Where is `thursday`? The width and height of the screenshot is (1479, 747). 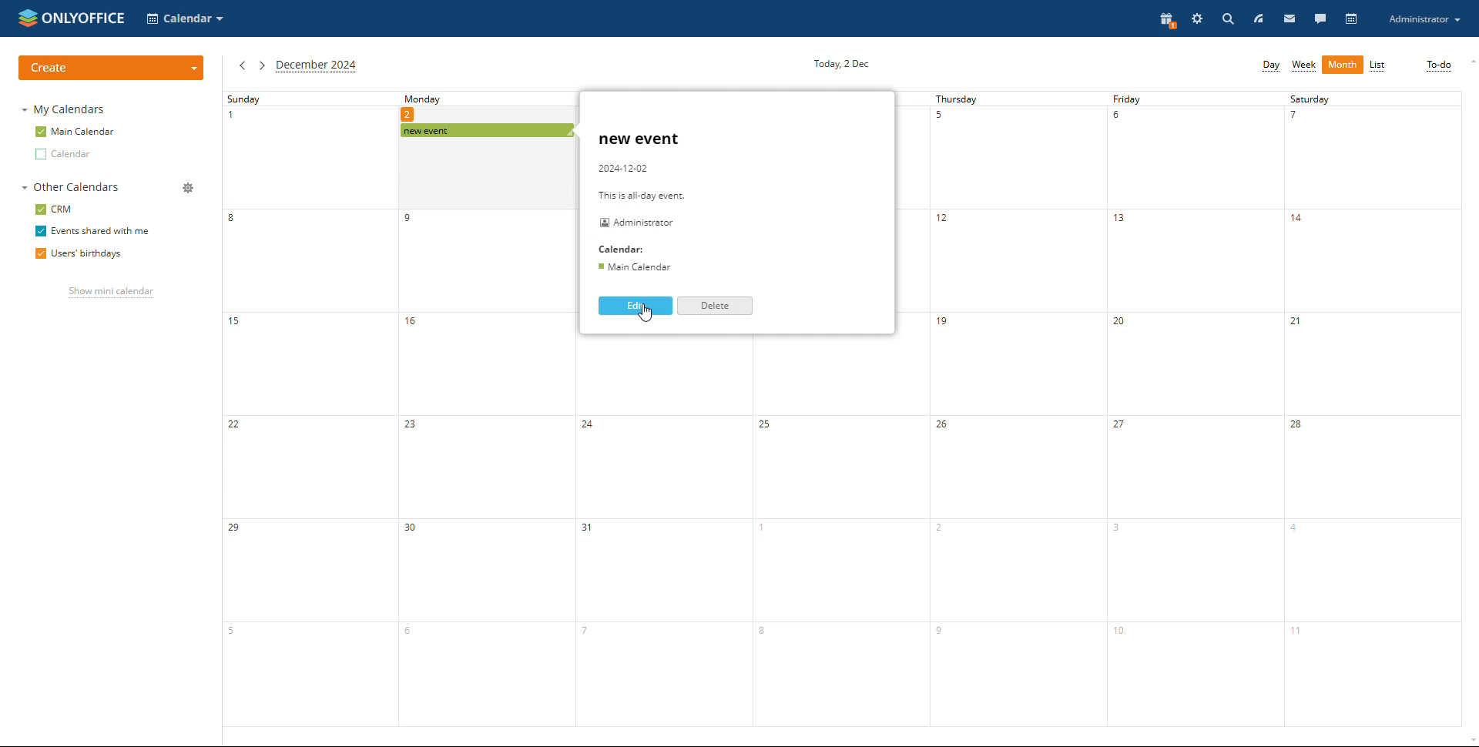 thursday is located at coordinates (1015, 409).